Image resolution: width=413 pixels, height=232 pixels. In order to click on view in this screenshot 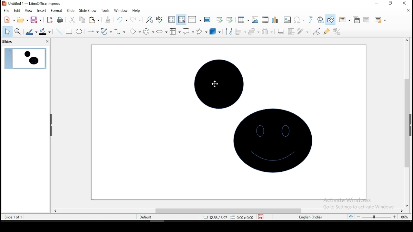, I will do `click(29, 11)`.